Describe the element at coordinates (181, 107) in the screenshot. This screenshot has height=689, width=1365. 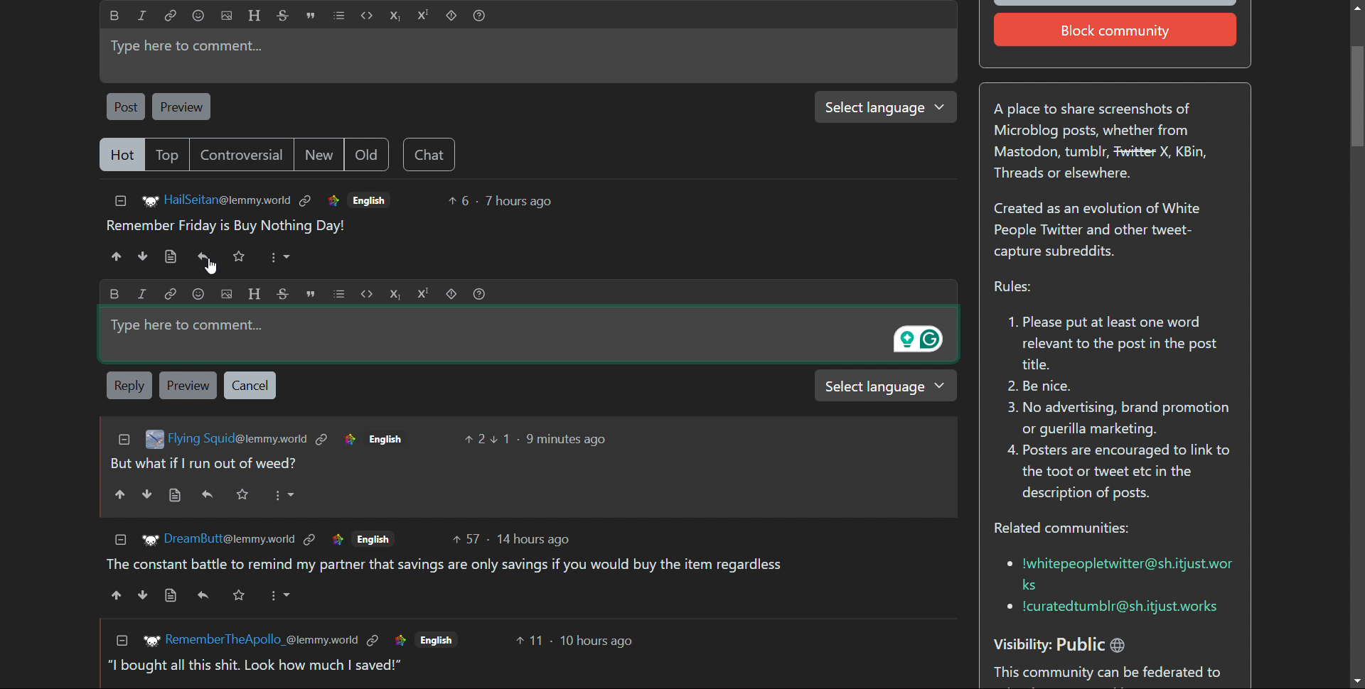
I see `preview` at that location.